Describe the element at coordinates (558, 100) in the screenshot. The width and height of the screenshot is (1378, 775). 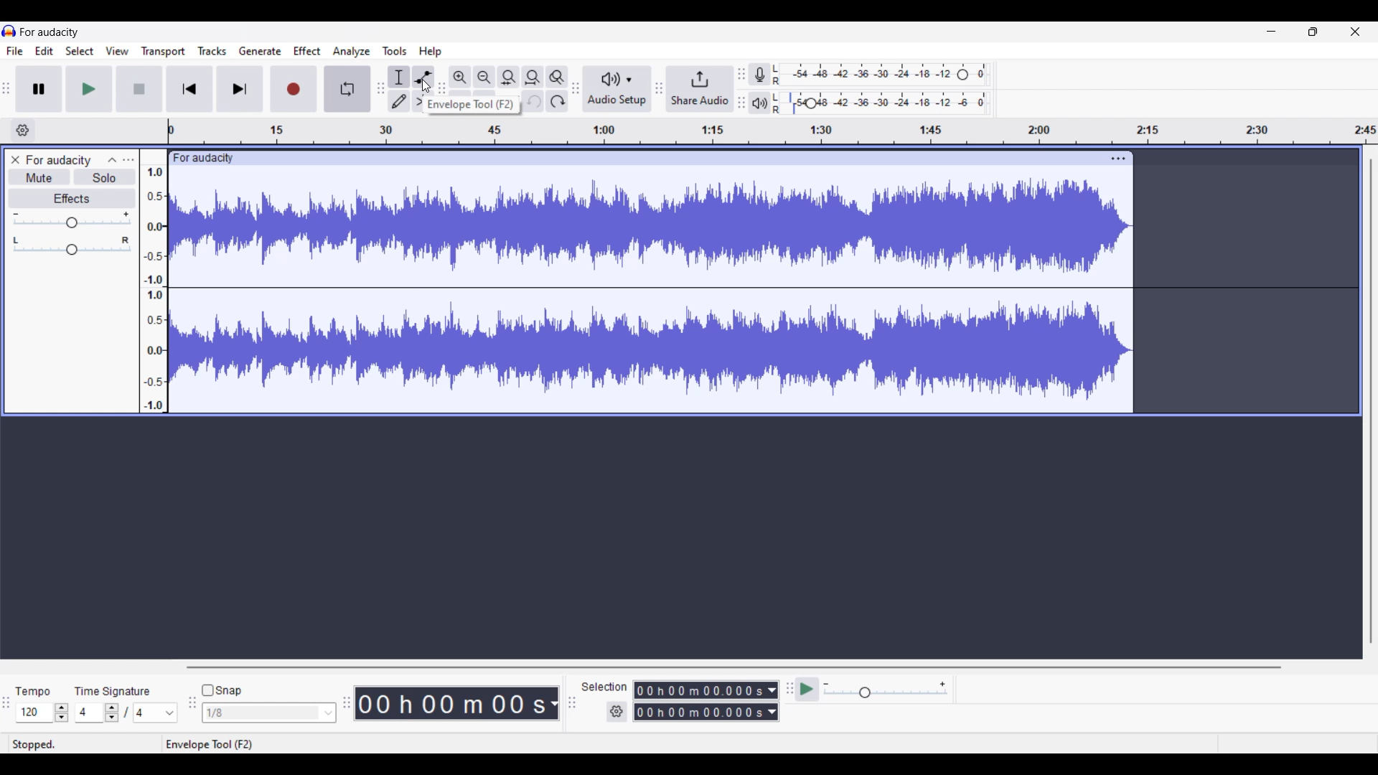
I see `Redo` at that location.